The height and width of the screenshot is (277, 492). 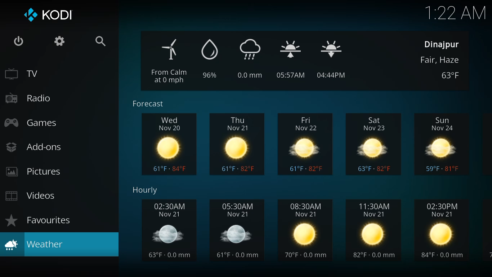 What do you see at coordinates (444, 144) in the screenshot?
I see `sun` at bounding box center [444, 144].